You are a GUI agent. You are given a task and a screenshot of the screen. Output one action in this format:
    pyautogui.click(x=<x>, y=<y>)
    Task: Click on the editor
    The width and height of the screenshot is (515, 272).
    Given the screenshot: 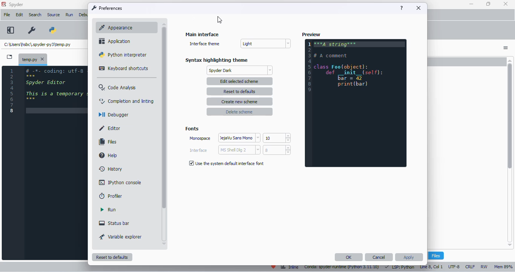 What is the action you would take?
    pyautogui.click(x=56, y=162)
    